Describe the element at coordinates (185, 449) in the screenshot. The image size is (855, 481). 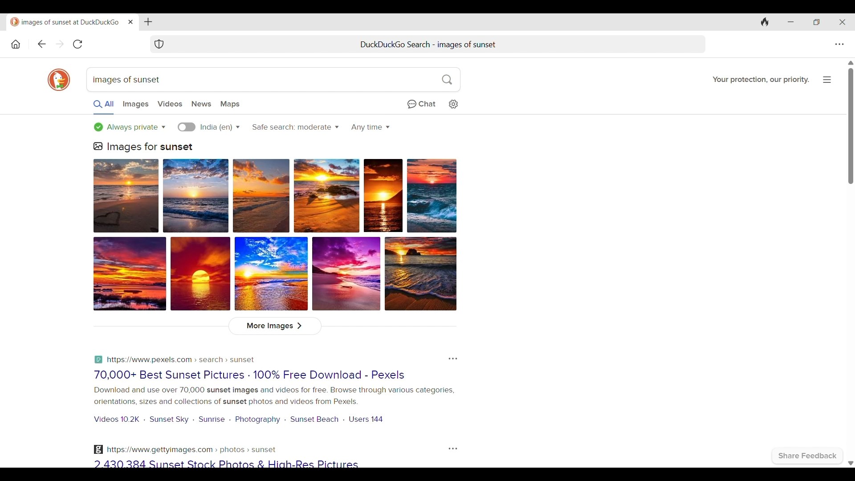
I see `https:\\gettyimages.com > photos > sunset` at that location.